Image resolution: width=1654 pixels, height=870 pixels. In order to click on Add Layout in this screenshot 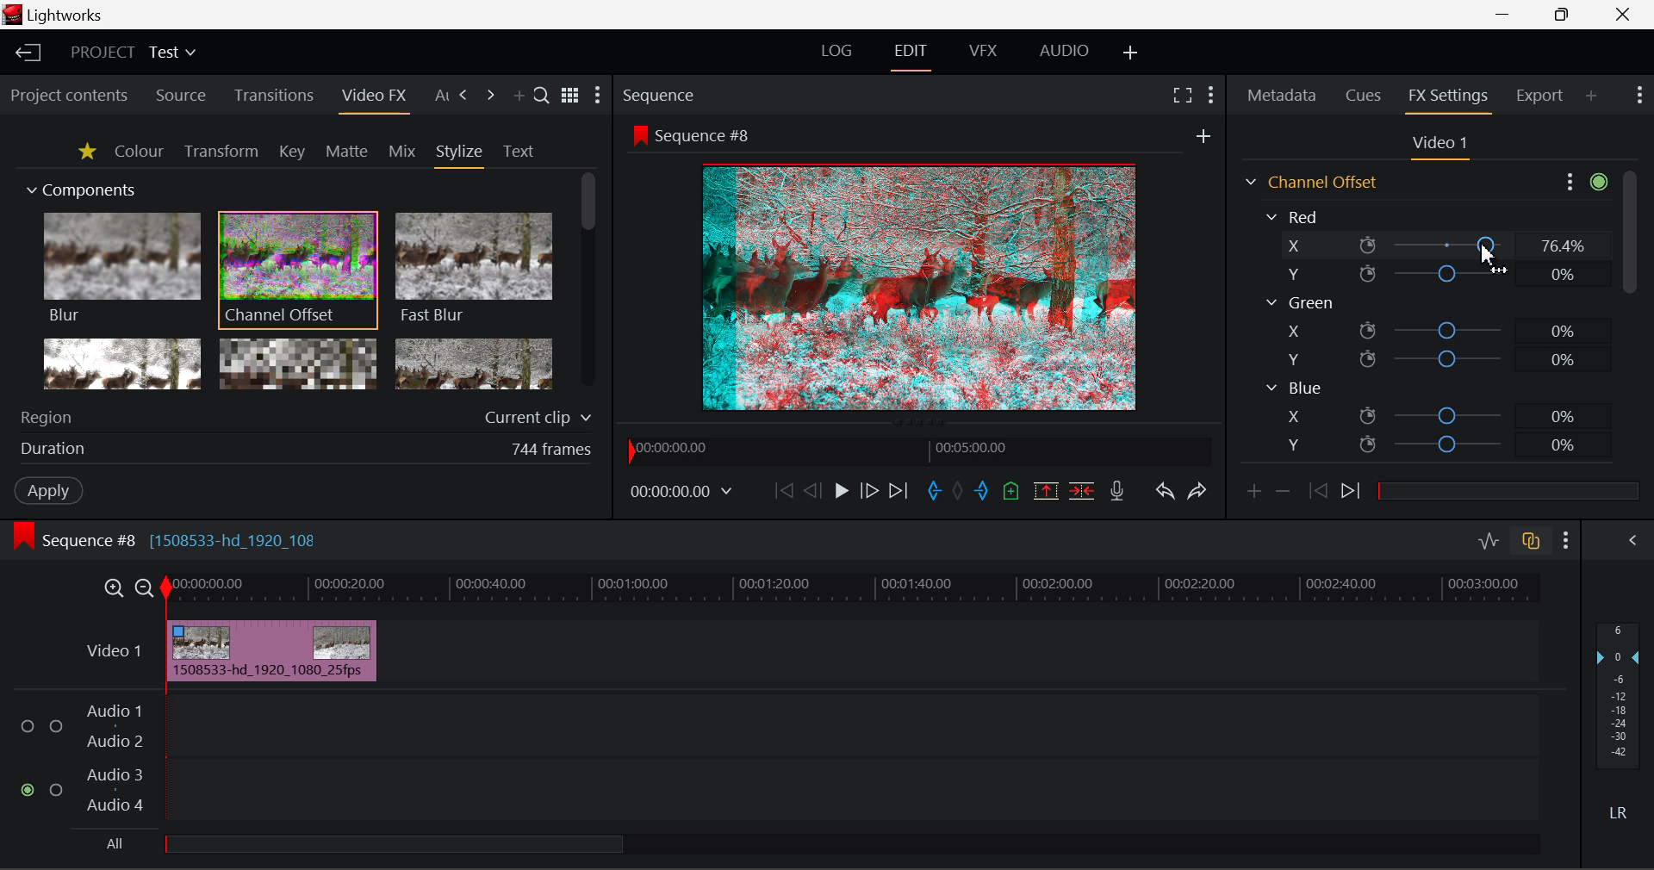, I will do `click(1131, 56)`.